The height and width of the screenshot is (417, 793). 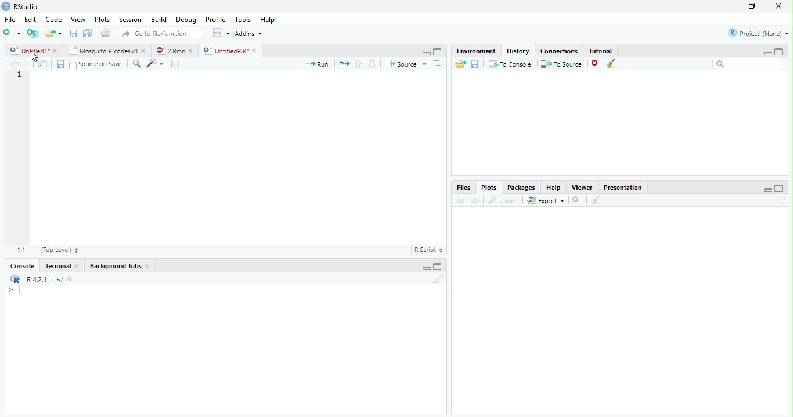 What do you see at coordinates (98, 64) in the screenshot?
I see `Source on save` at bounding box center [98, 64].